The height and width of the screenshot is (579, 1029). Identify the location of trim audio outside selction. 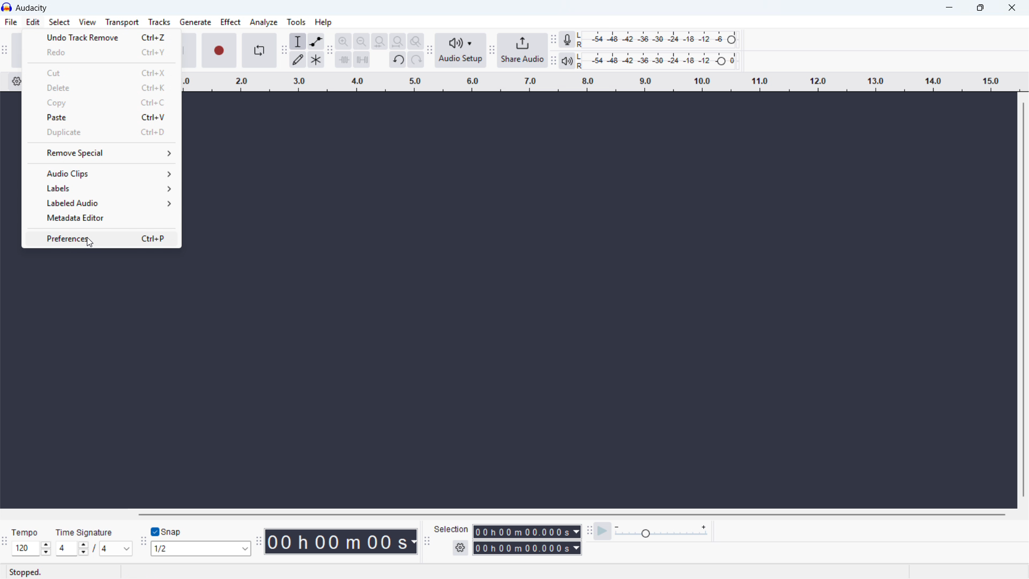
(344, 59).